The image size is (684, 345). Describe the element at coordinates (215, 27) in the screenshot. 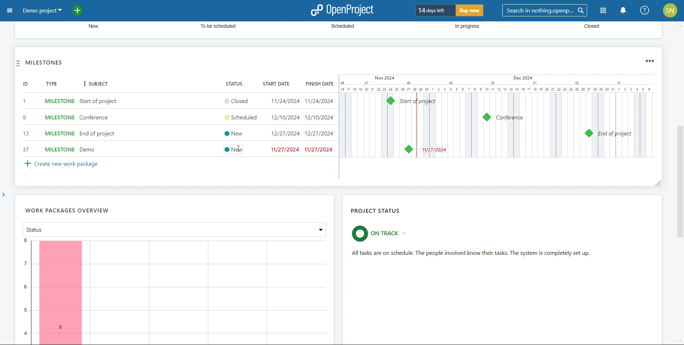

I see `To be scheduled` at that location.